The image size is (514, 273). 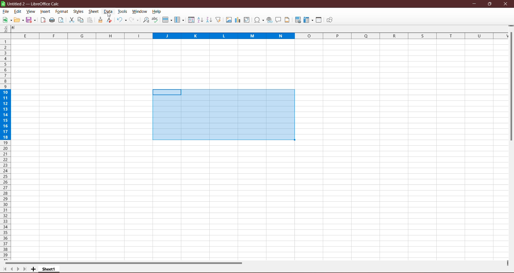 What do you see at coordinates (156, 20) in the screenshot?
I see `Spelling` at bounding box center [156, 20].